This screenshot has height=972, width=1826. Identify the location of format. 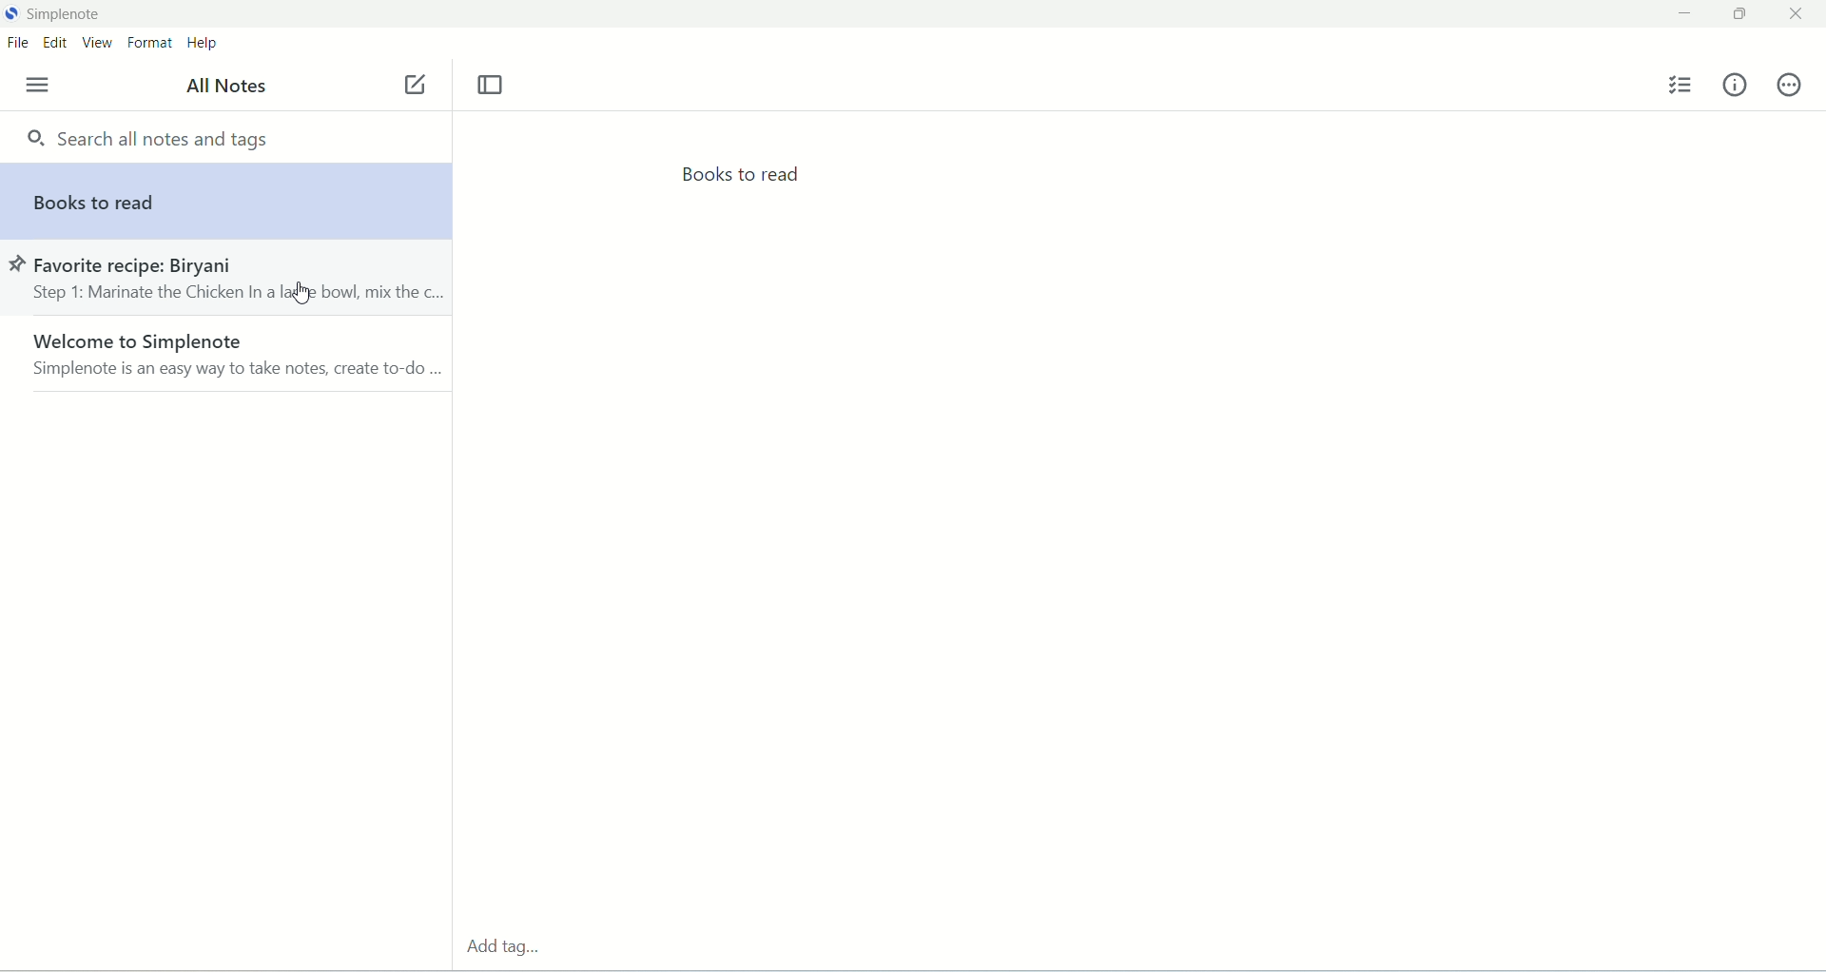
(149, 46).